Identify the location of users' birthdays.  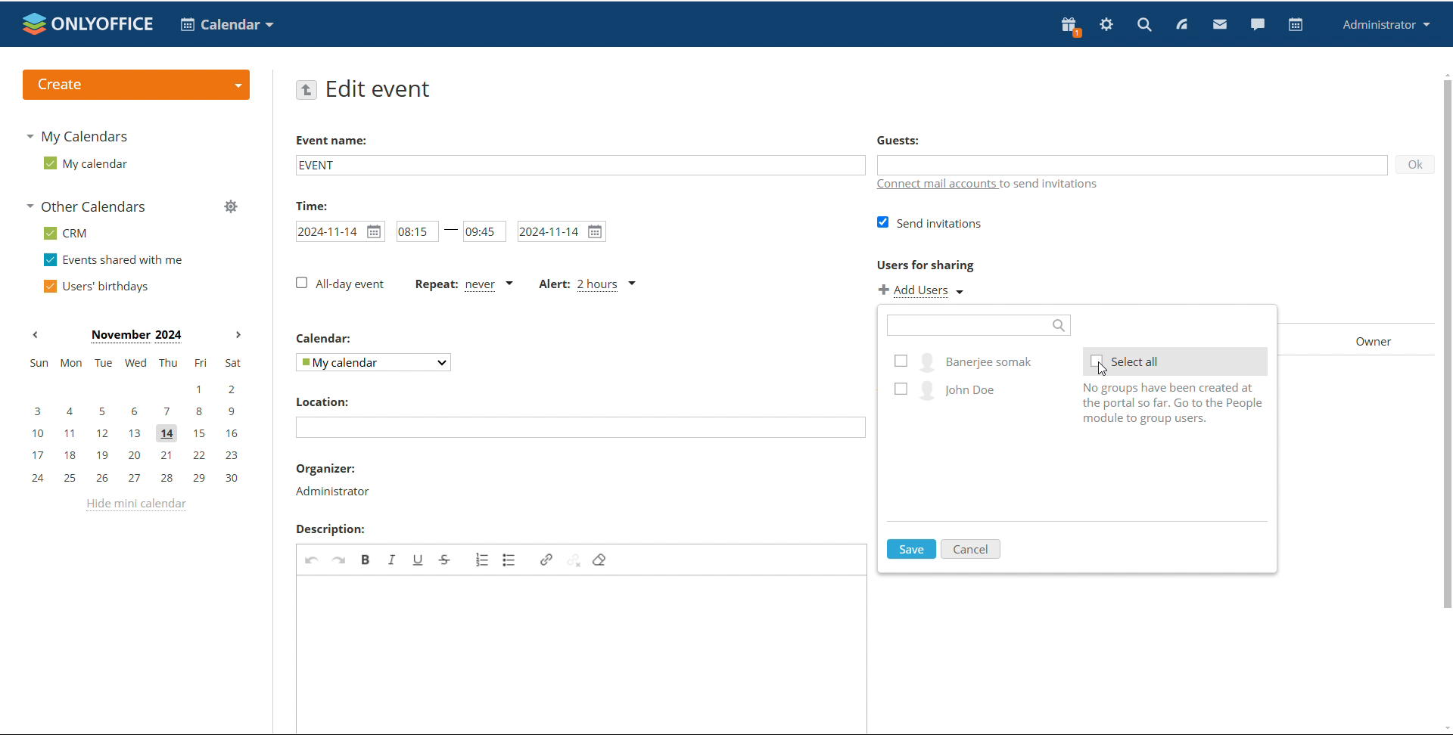
(97, 287).